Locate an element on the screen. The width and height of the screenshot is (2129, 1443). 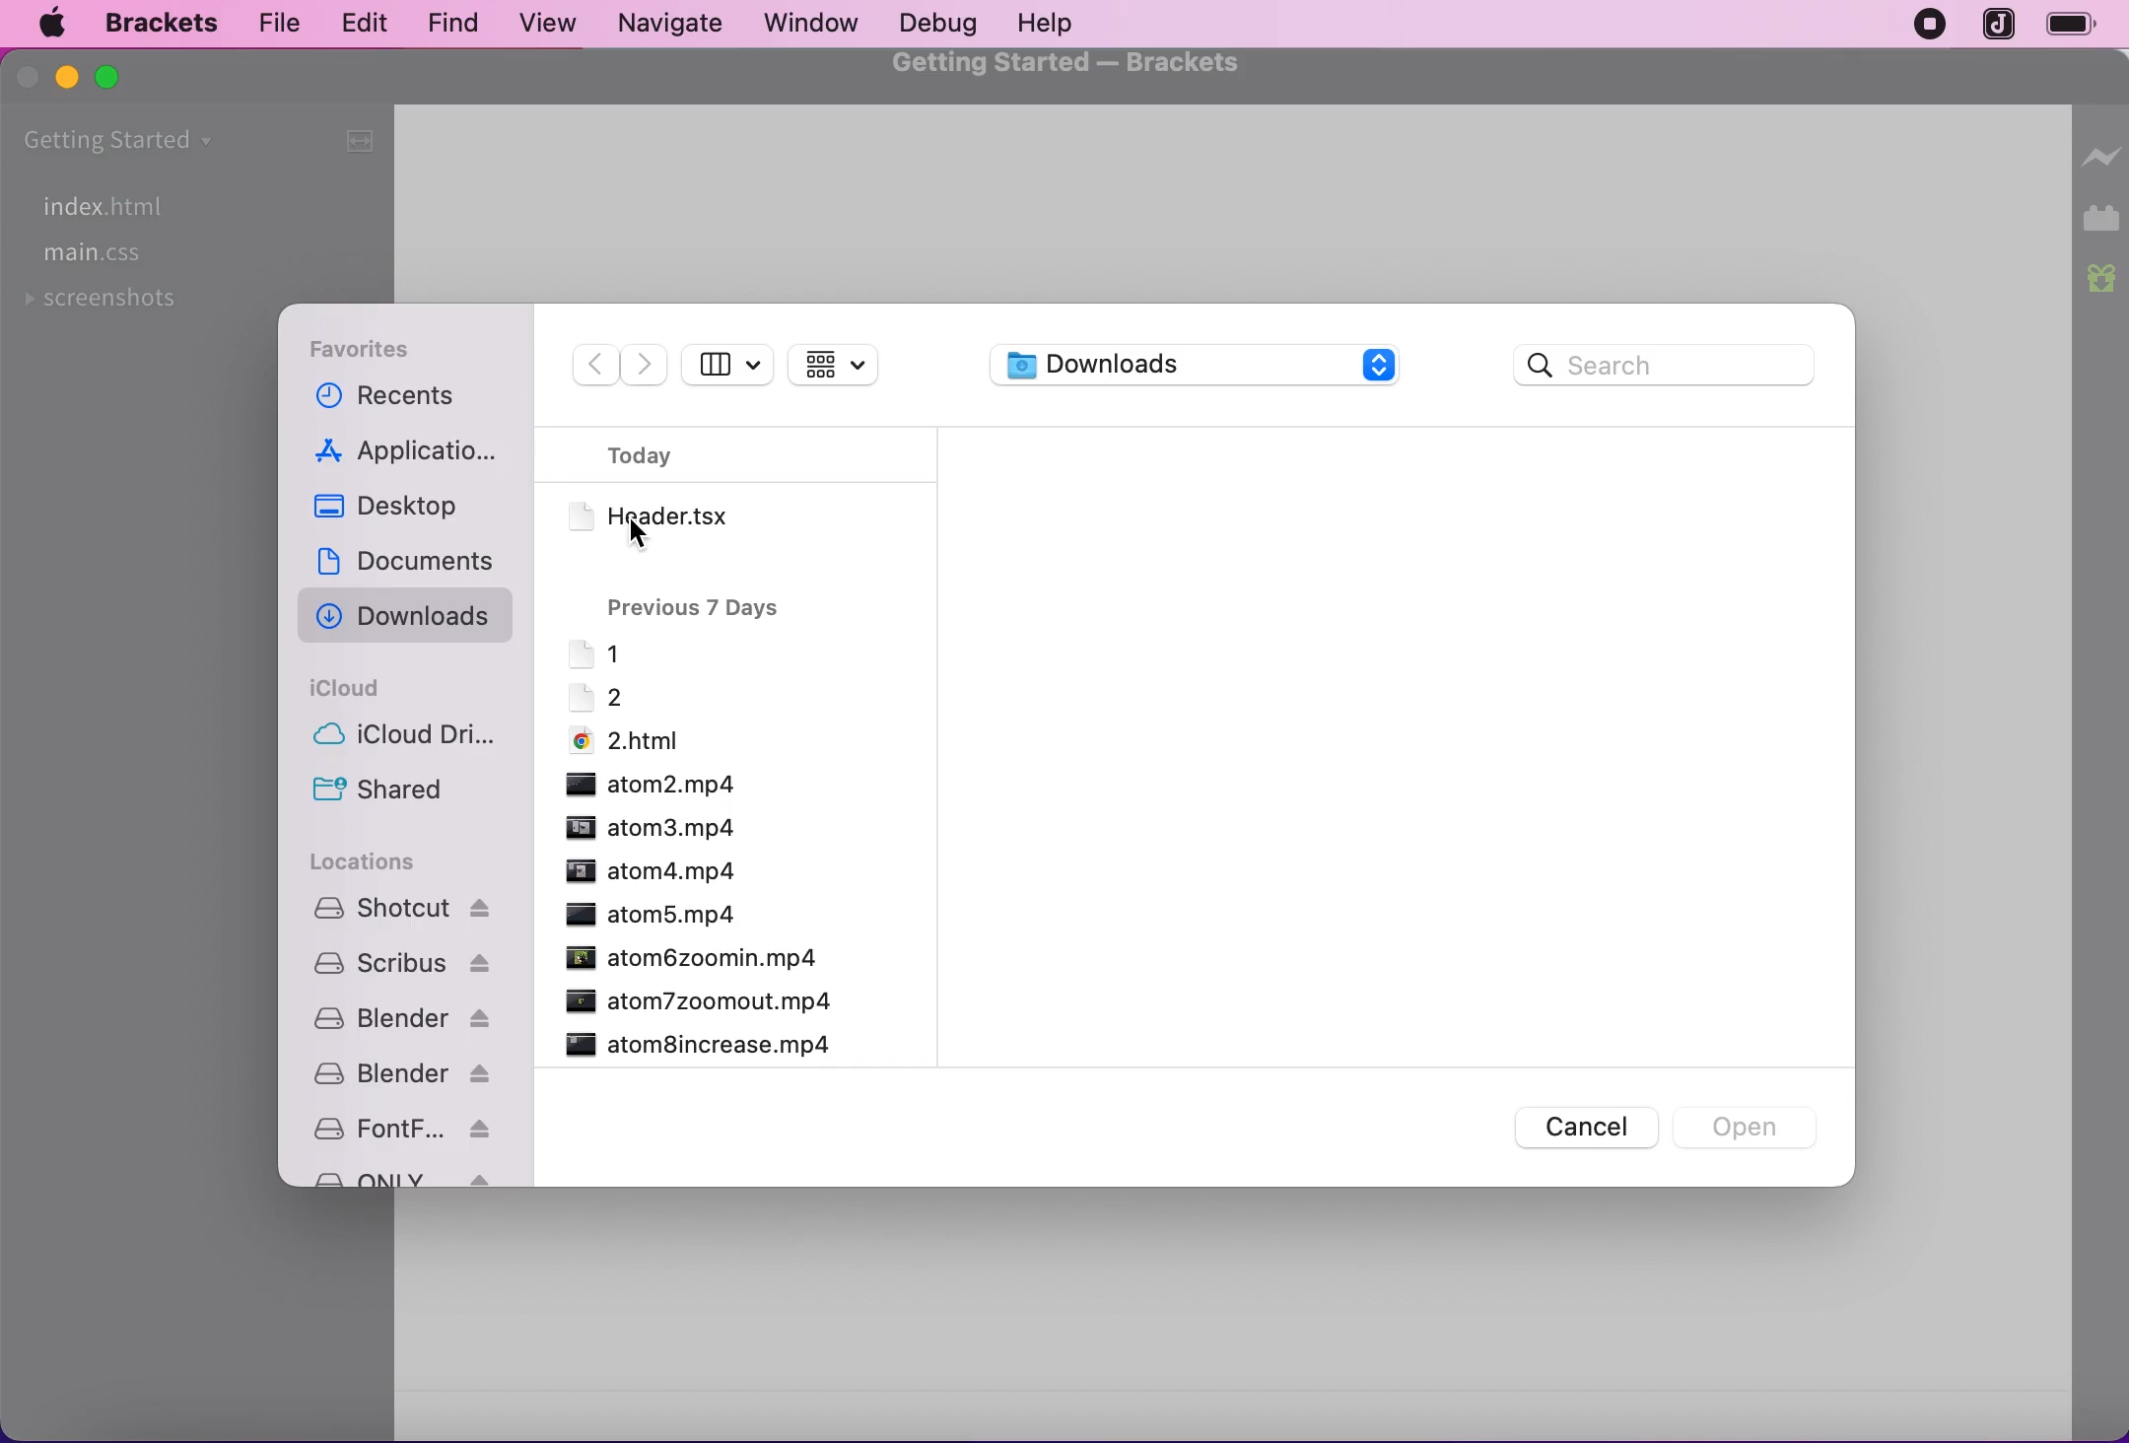
locations is located at coordinates (374, 862).